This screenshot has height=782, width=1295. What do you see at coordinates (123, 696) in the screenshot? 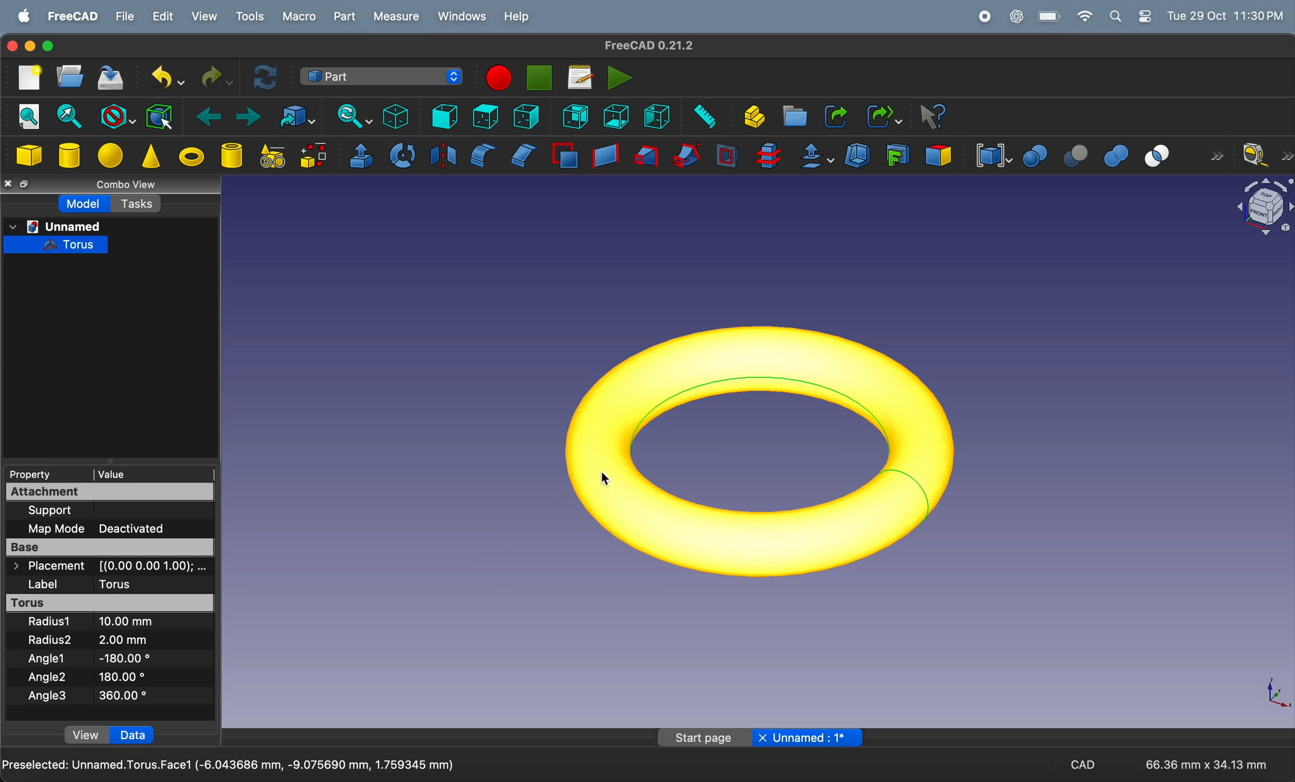
I see `360.00` at bounding box center [123, 696].